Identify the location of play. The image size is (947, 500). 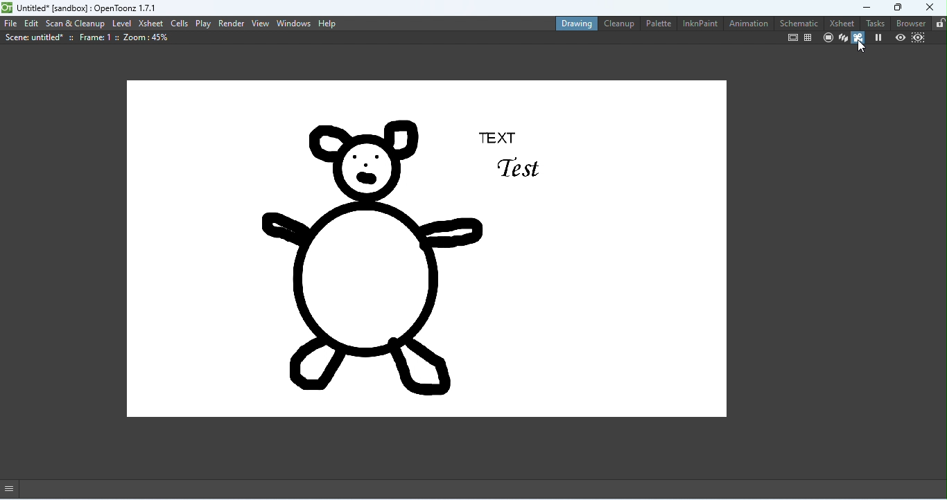
(205, 24).